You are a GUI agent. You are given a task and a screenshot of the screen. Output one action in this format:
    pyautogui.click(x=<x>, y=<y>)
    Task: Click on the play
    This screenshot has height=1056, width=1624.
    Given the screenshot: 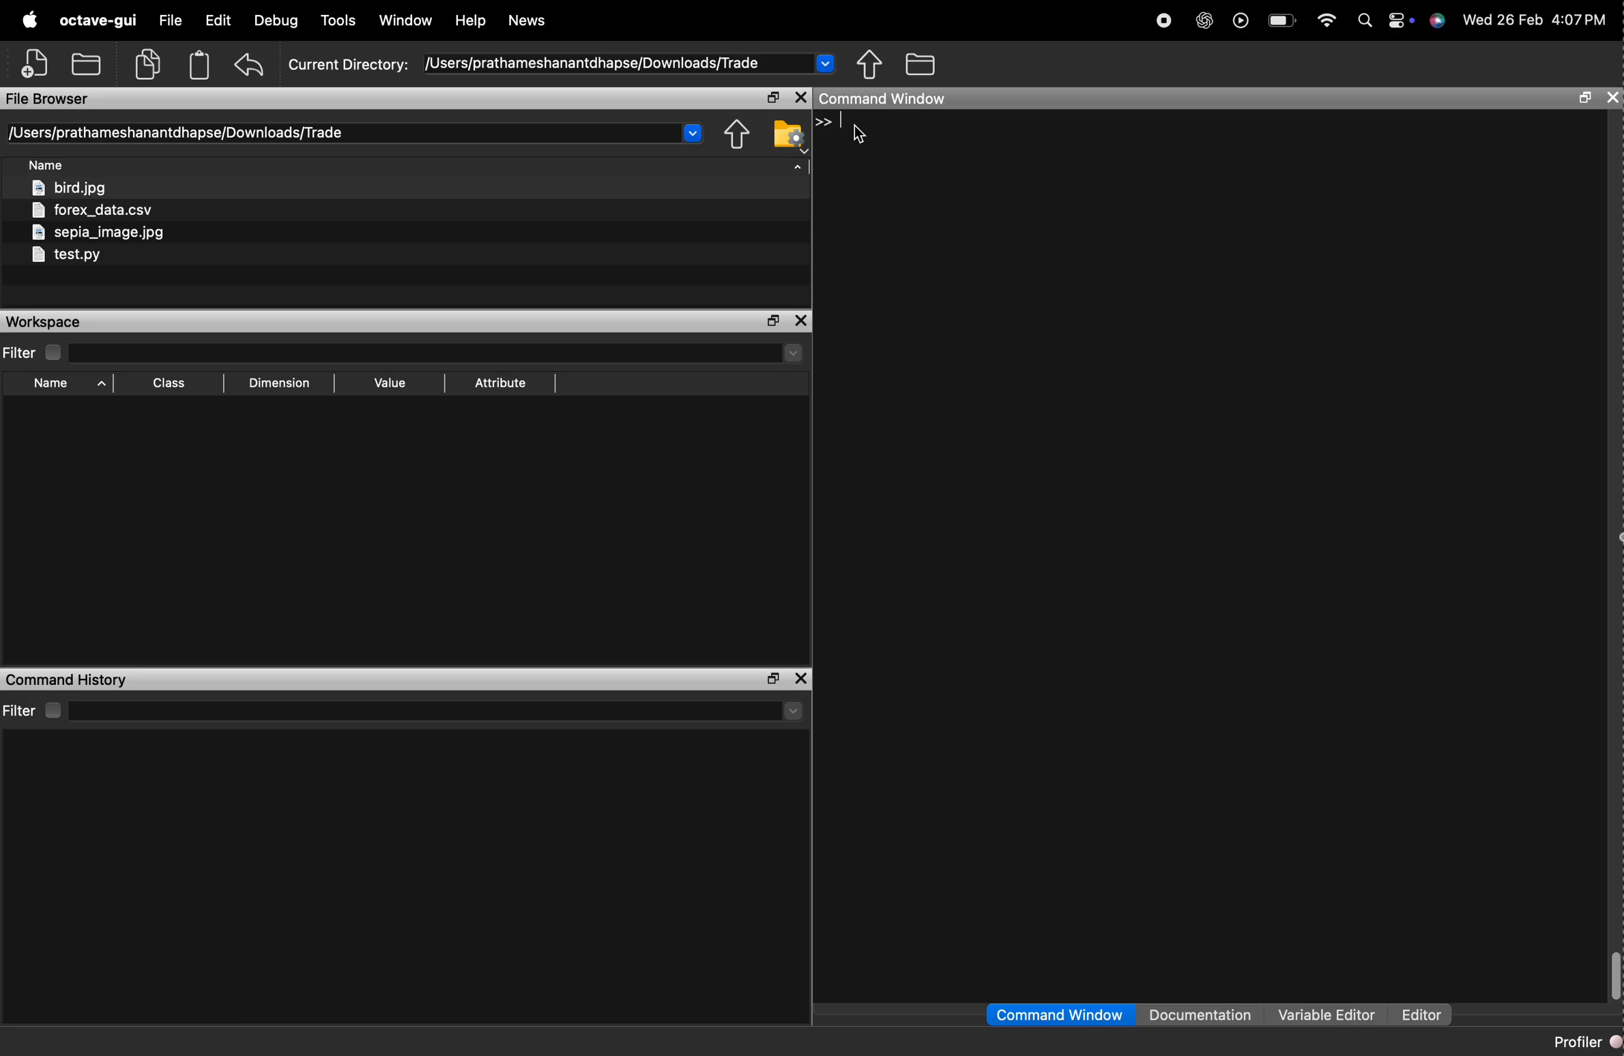 What is the action you would take?
    pyautogui.click(x=1241, y=21)
    